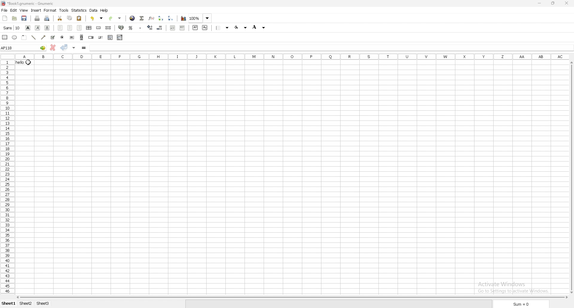 The width and height of the screenshot is (574, 308). What do you see at coordinates (72, 37) in the screenshot?
I see `button` at bounding box center [72, 37].